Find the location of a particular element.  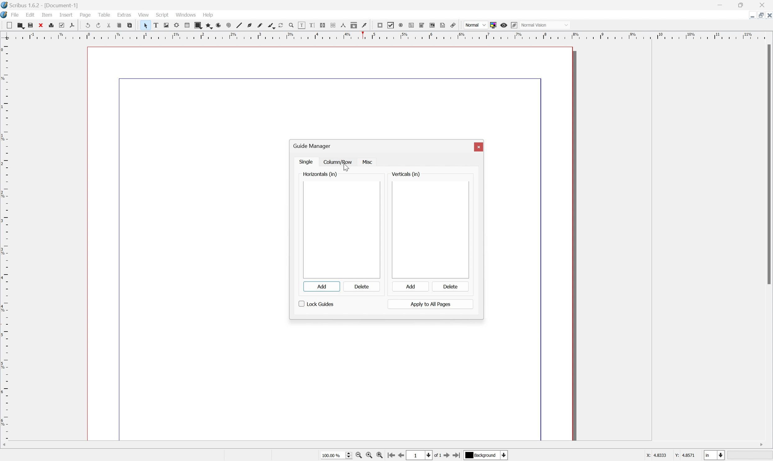

 is located at coordinates (412, 25).